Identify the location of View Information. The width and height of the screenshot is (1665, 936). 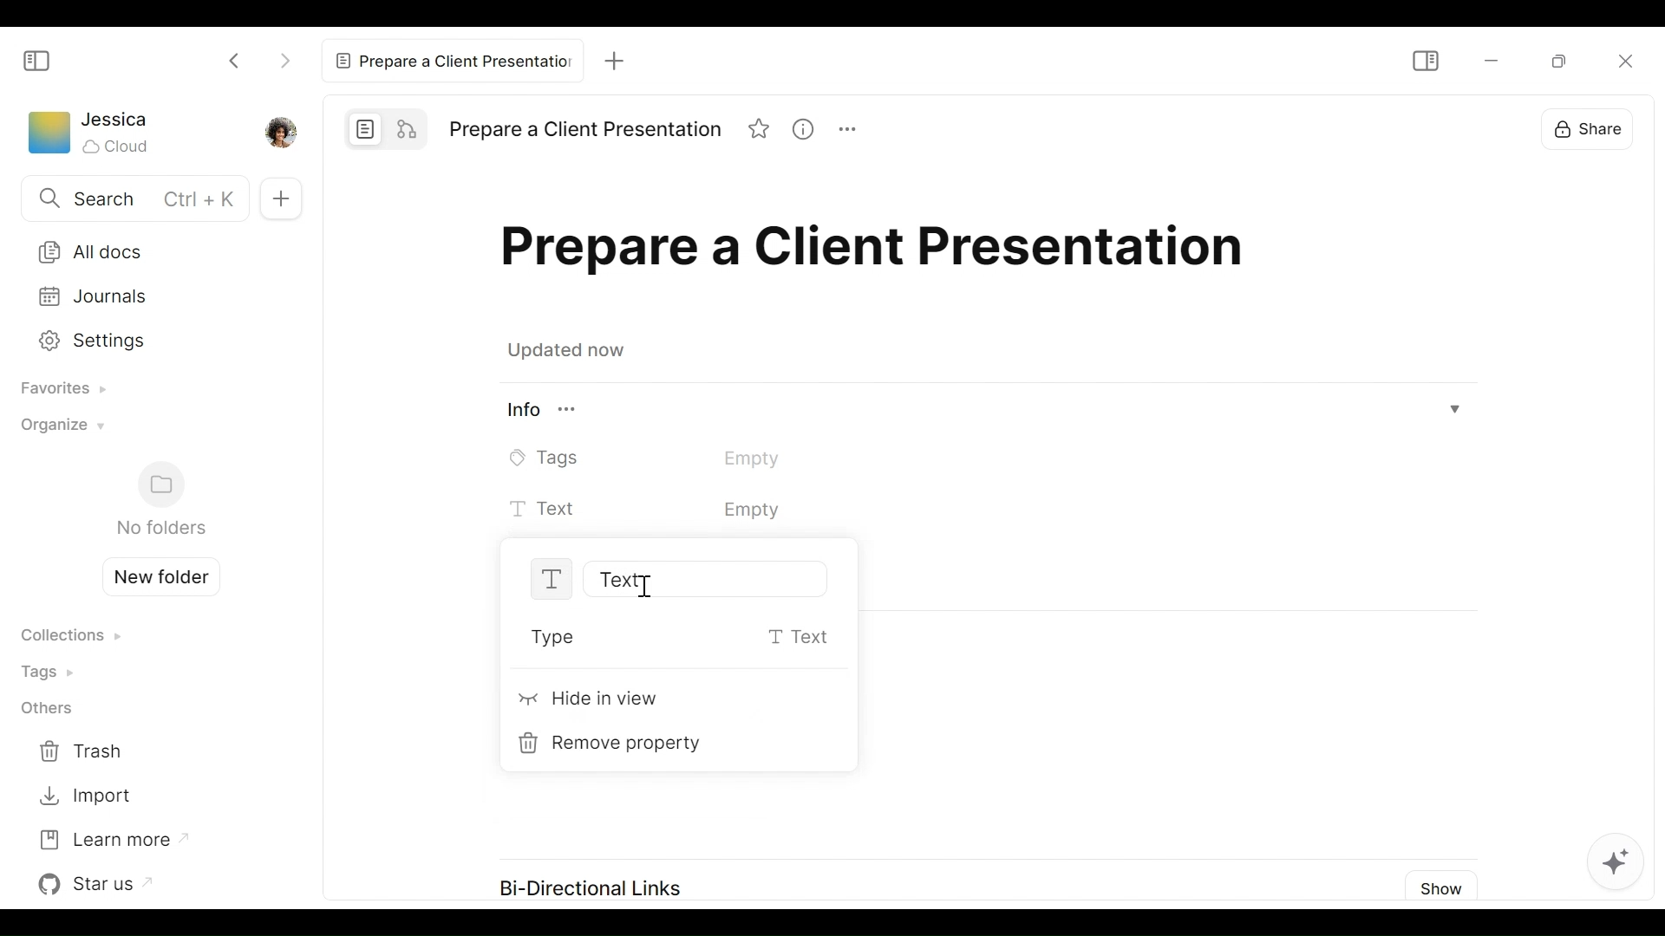
(810, 131).